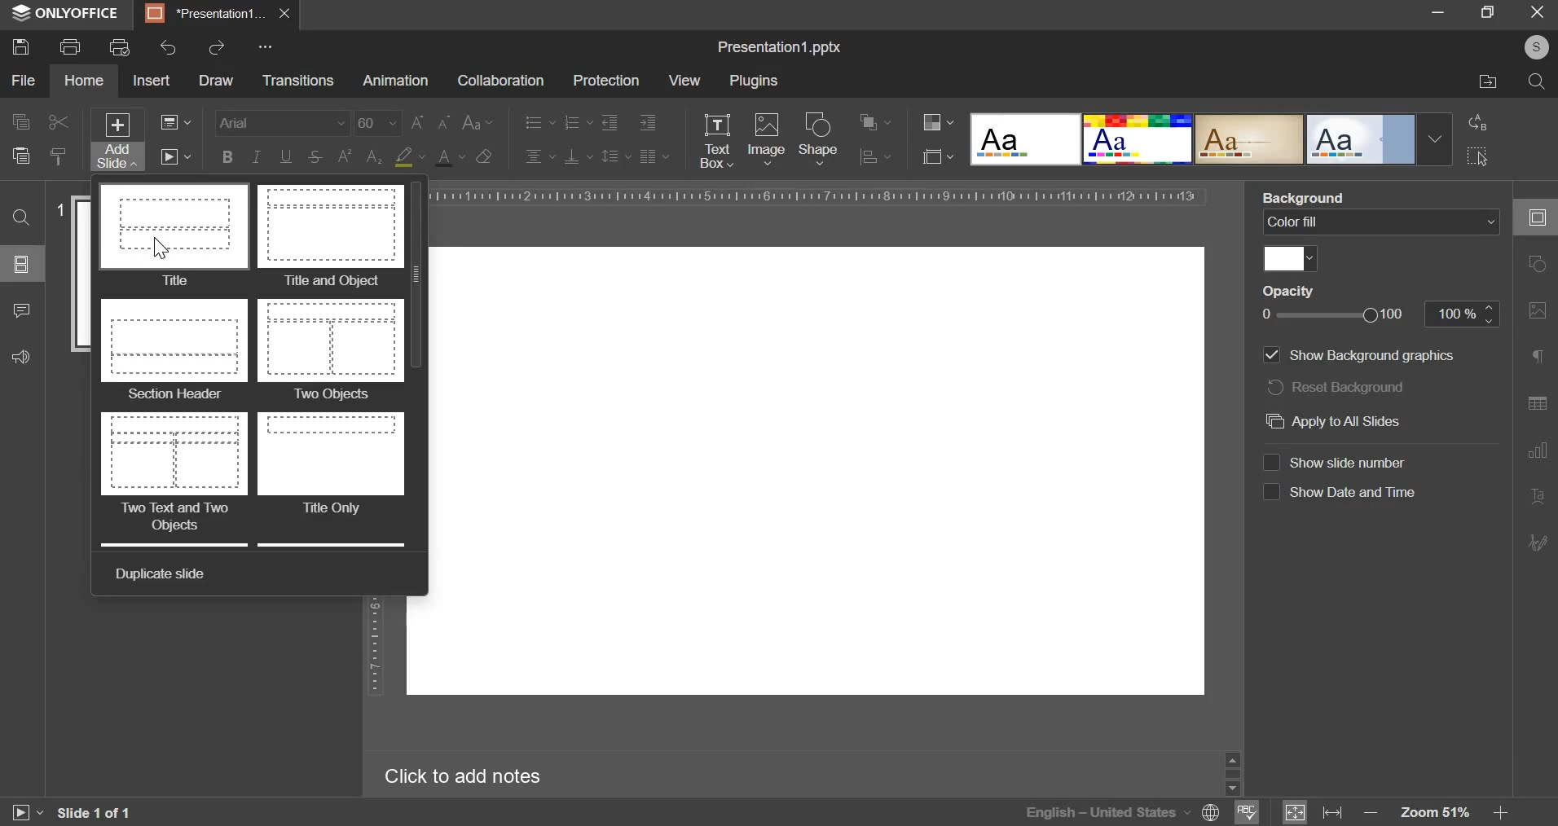  Describe the element at coordinates (715, 141) in the screenshot. I see `text box` at that location.